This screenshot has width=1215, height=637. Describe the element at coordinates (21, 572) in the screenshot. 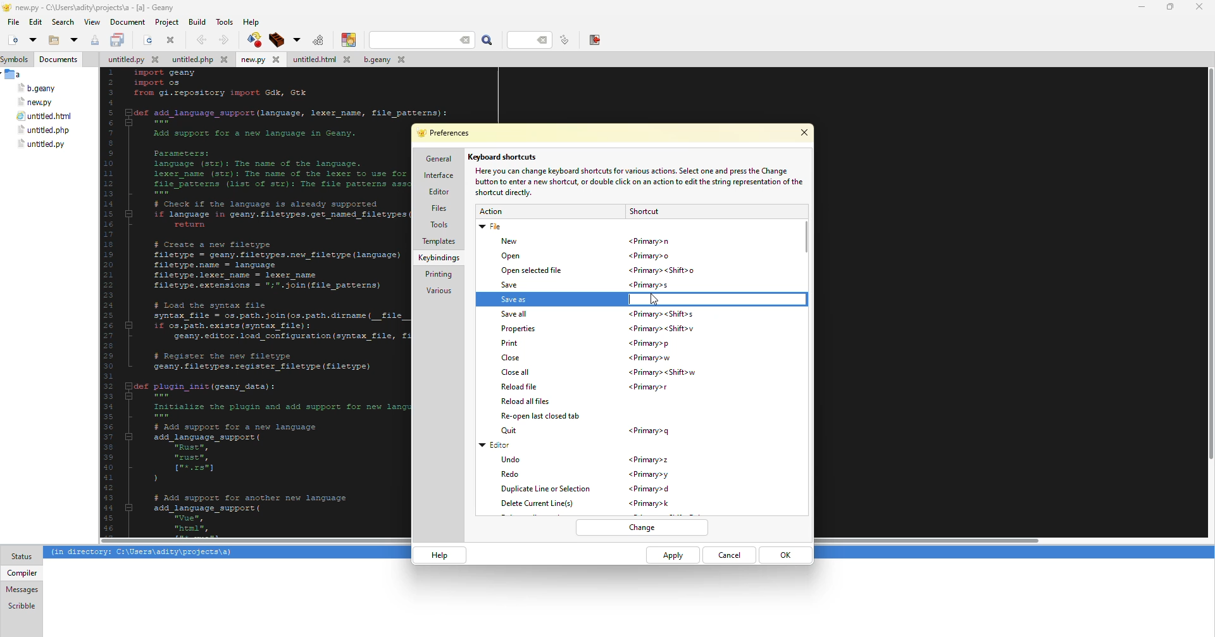

I see `compiler` at that location.